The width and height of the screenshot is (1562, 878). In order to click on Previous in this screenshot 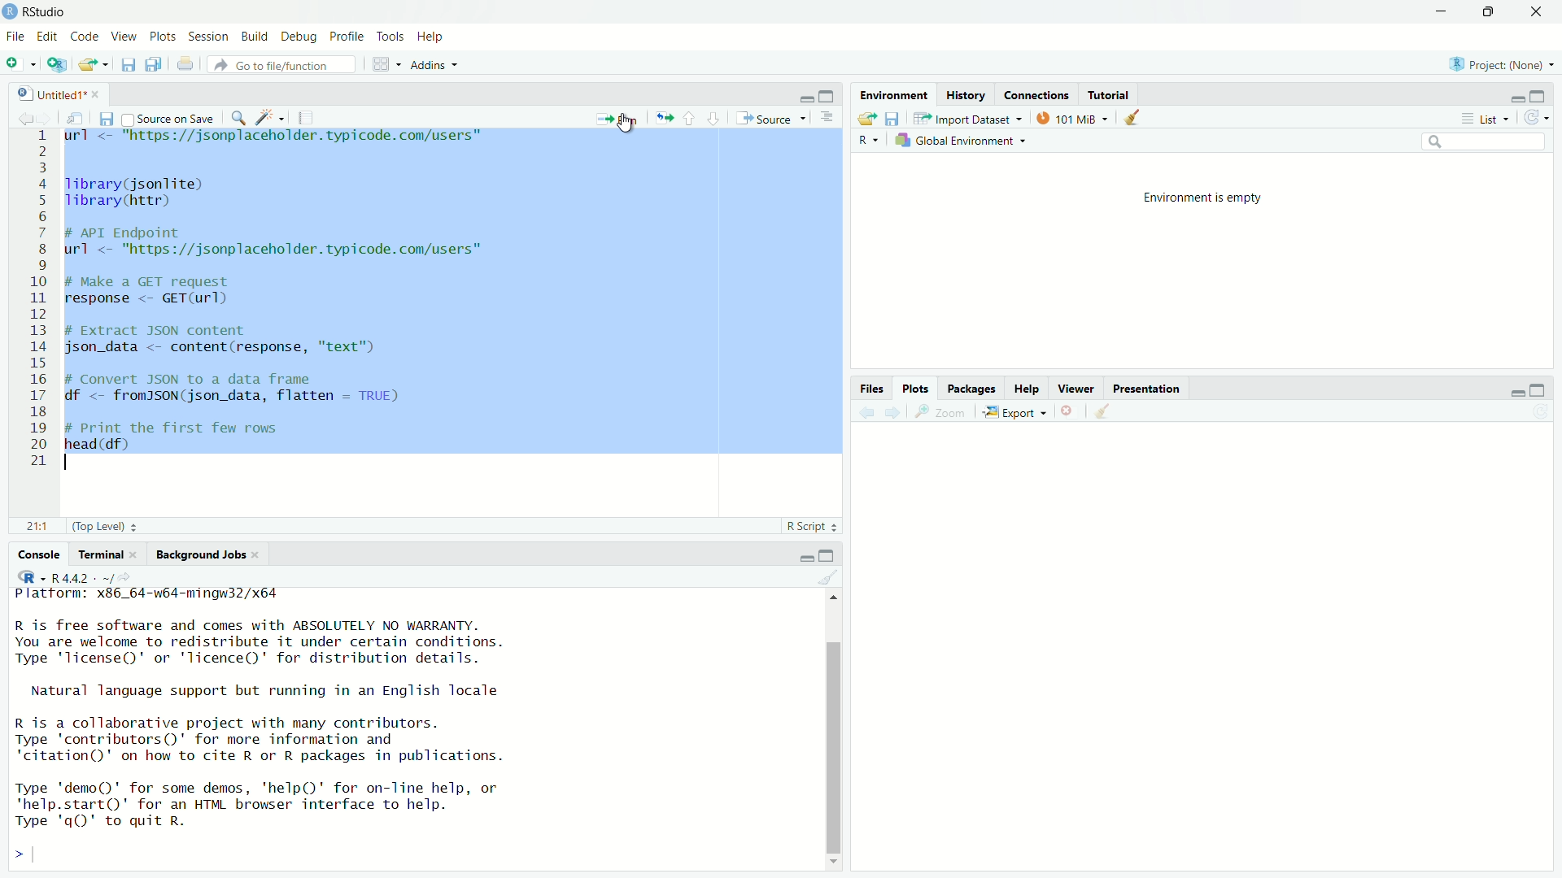, I will do `click(23, 120)`.